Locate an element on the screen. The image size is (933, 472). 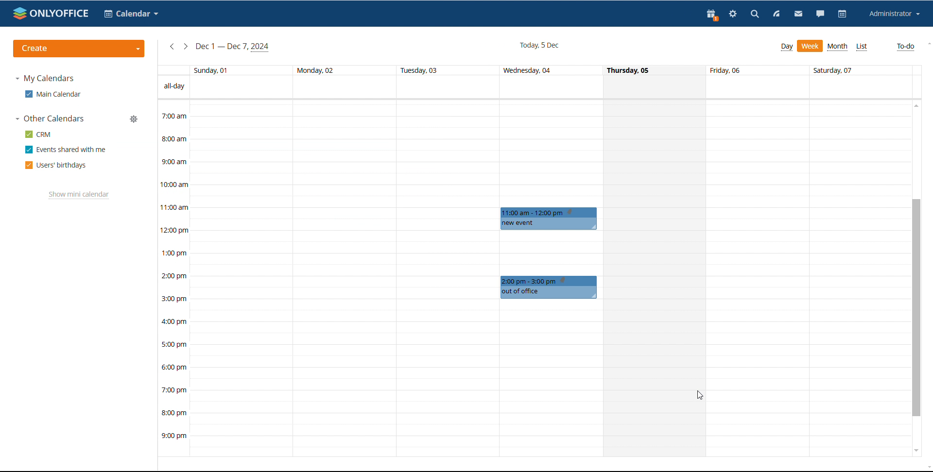
users' birthdays is located at coordinates (55, 166).